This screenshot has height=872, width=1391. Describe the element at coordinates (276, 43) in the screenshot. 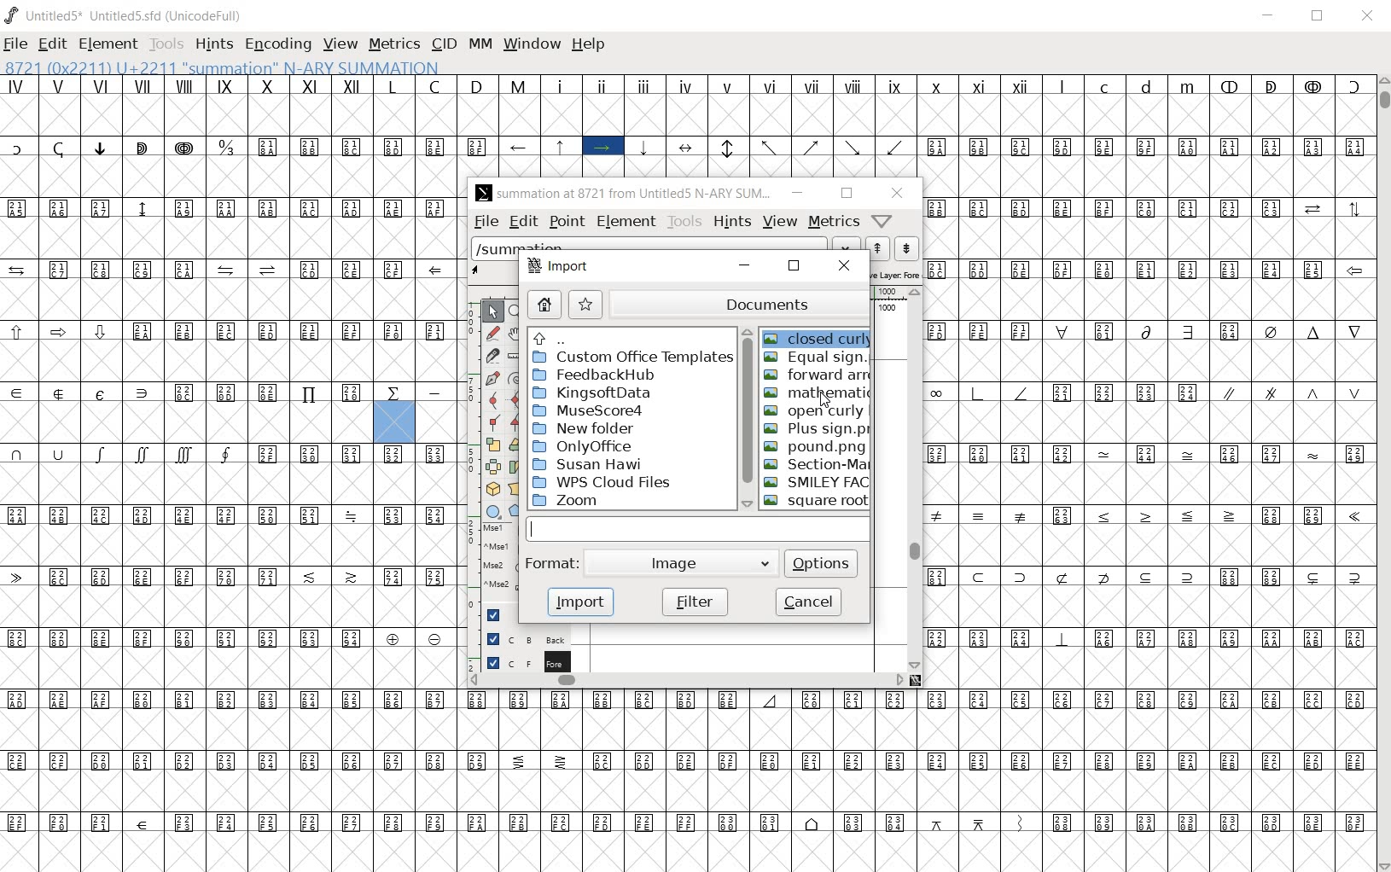

I see `ENCODING` at that location.